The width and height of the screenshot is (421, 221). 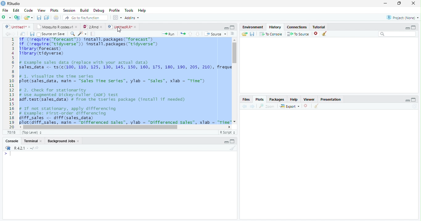 I want to click on Plots, so click(x=54, y=10).